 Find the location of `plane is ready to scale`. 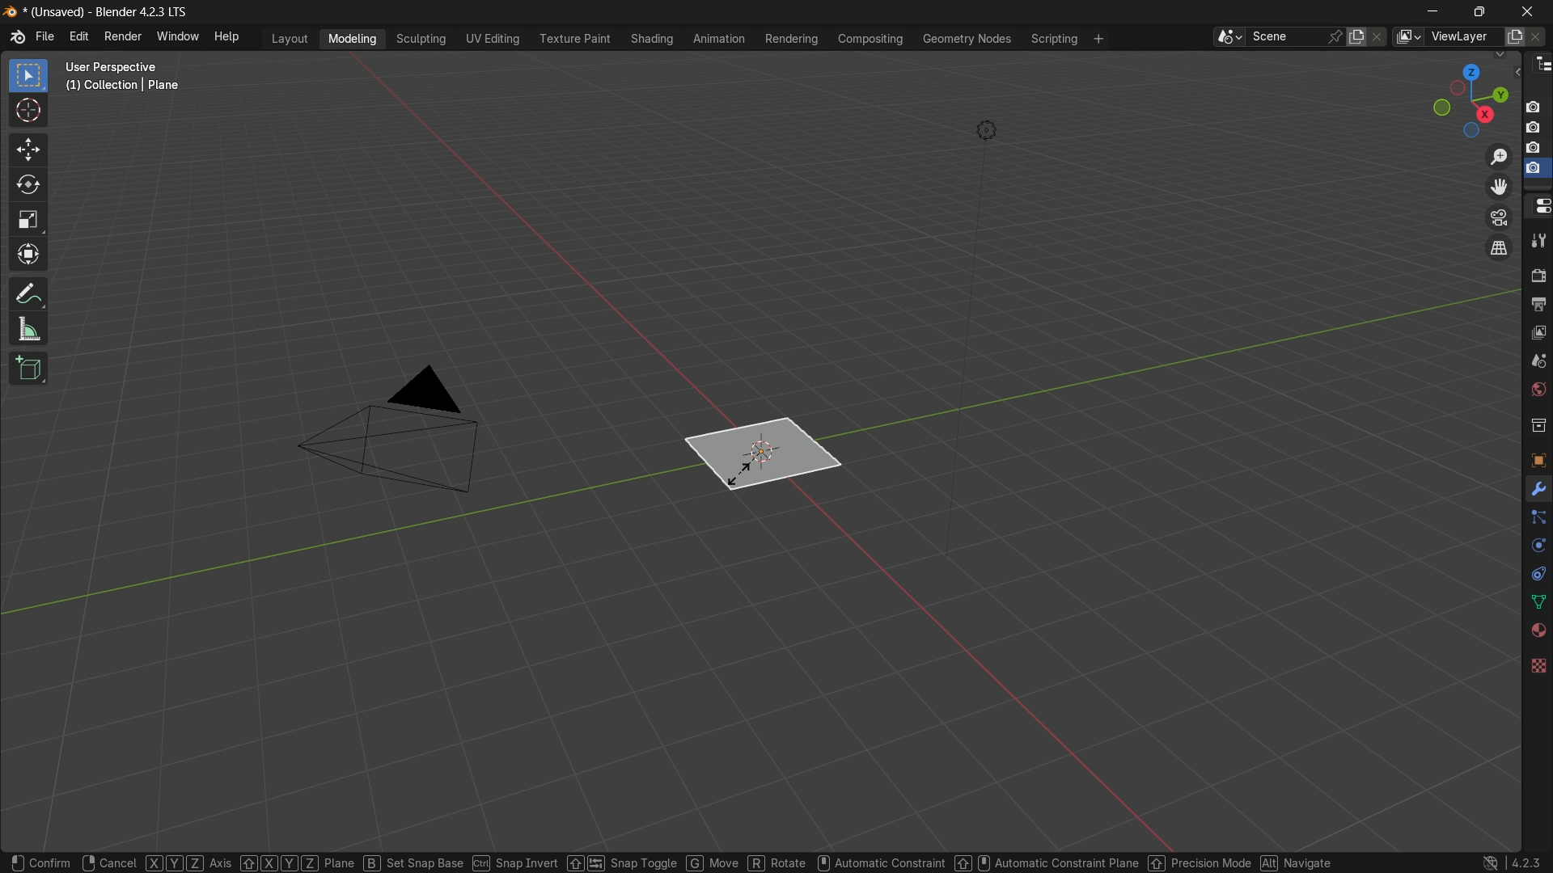

plane is ready to scale is located at coordinates (746, 468).